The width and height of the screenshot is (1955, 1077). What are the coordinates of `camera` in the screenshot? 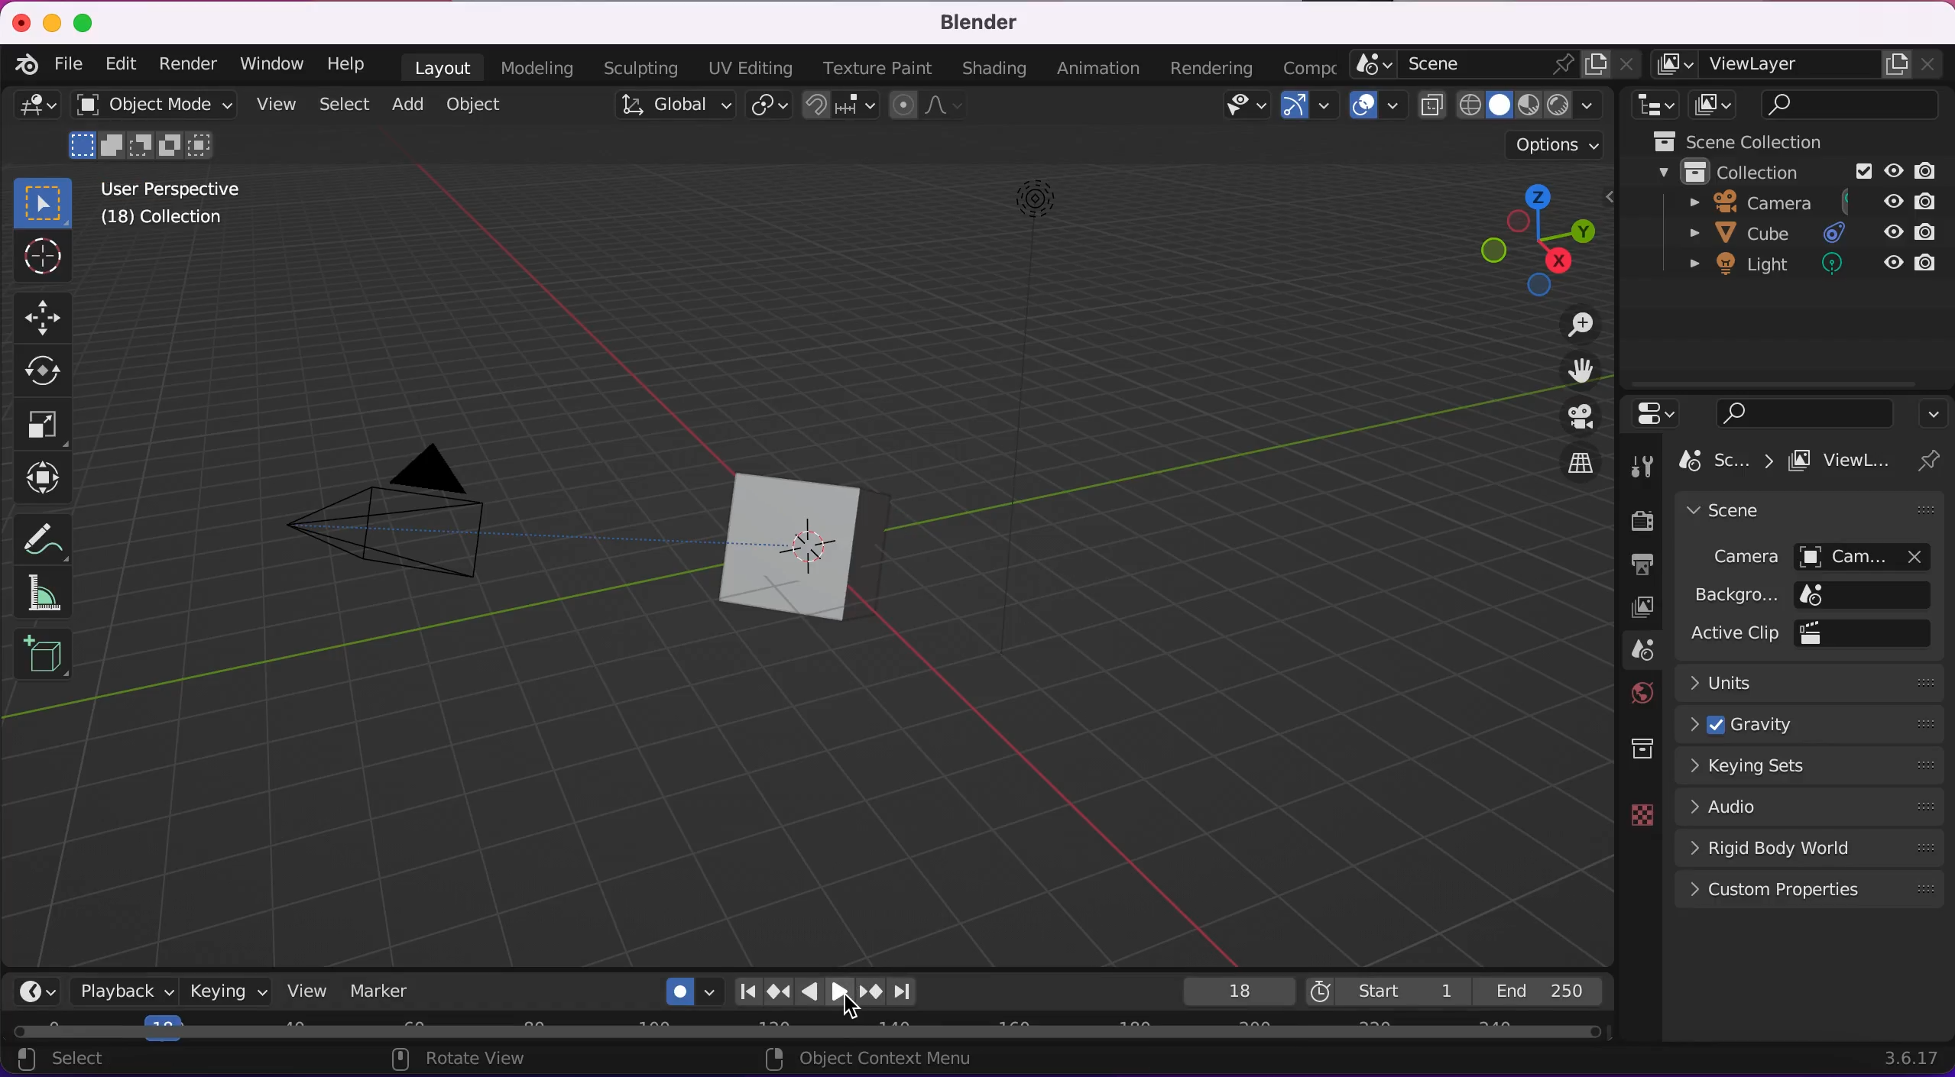 It's located at (1807, 554).